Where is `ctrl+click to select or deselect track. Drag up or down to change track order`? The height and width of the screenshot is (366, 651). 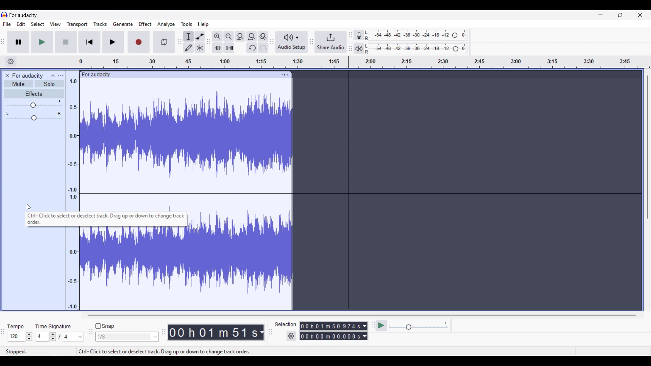
ctrl+click to select or deselect track. Drag up or down to change track order is located at coordinates (105, 219).